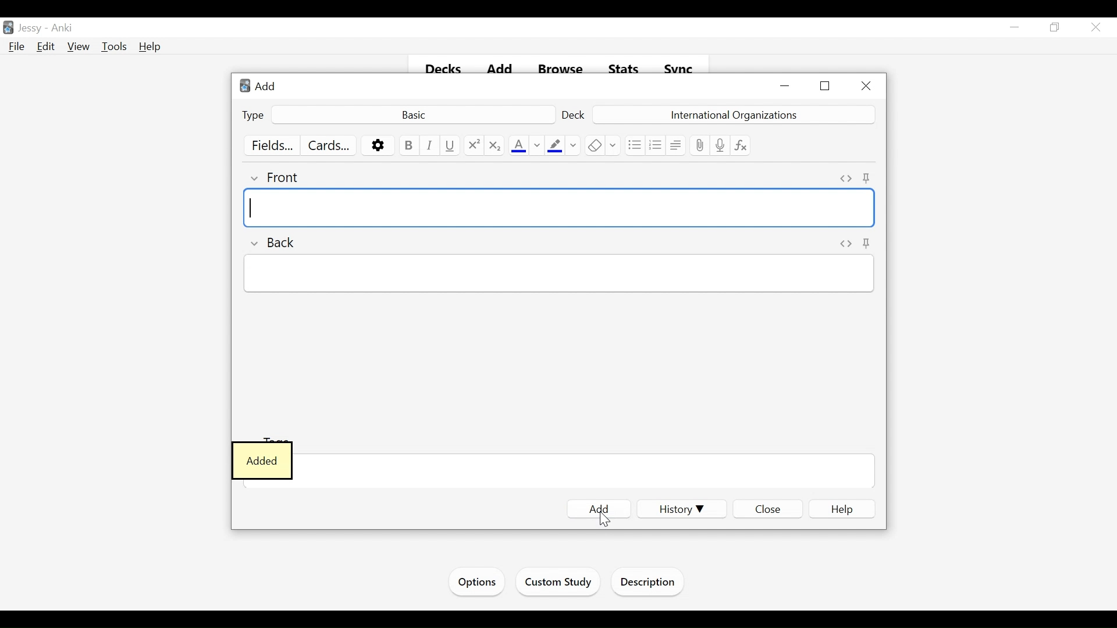 This screenshot has height=628, width=1117. What do you see at coordinates (622, 67) in the screenshot?
I see `Stats` at bounding box center [622, 67].